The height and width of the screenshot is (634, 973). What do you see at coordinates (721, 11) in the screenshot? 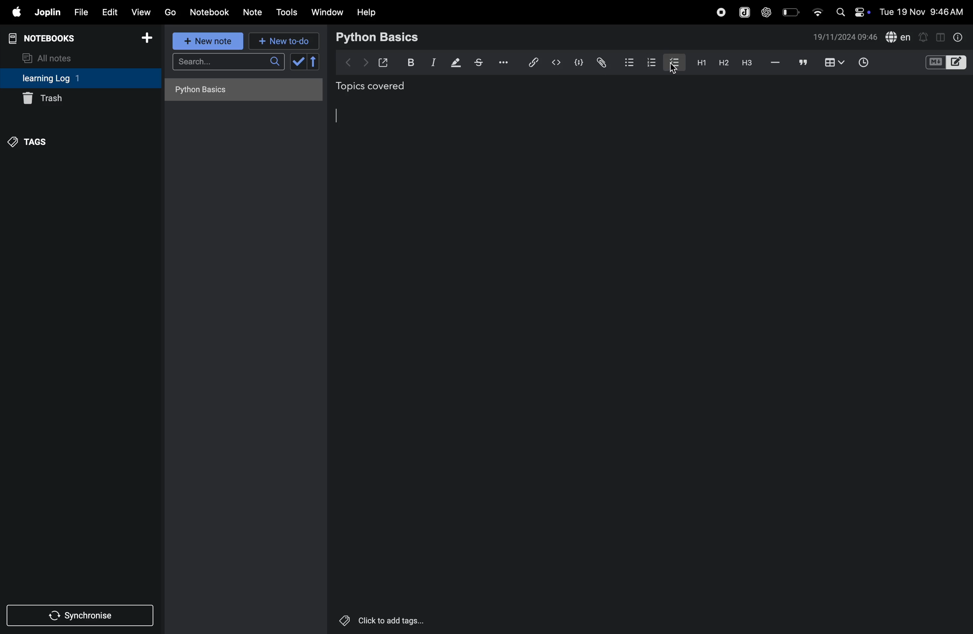
I see `record` at bounding box center [721, 11].